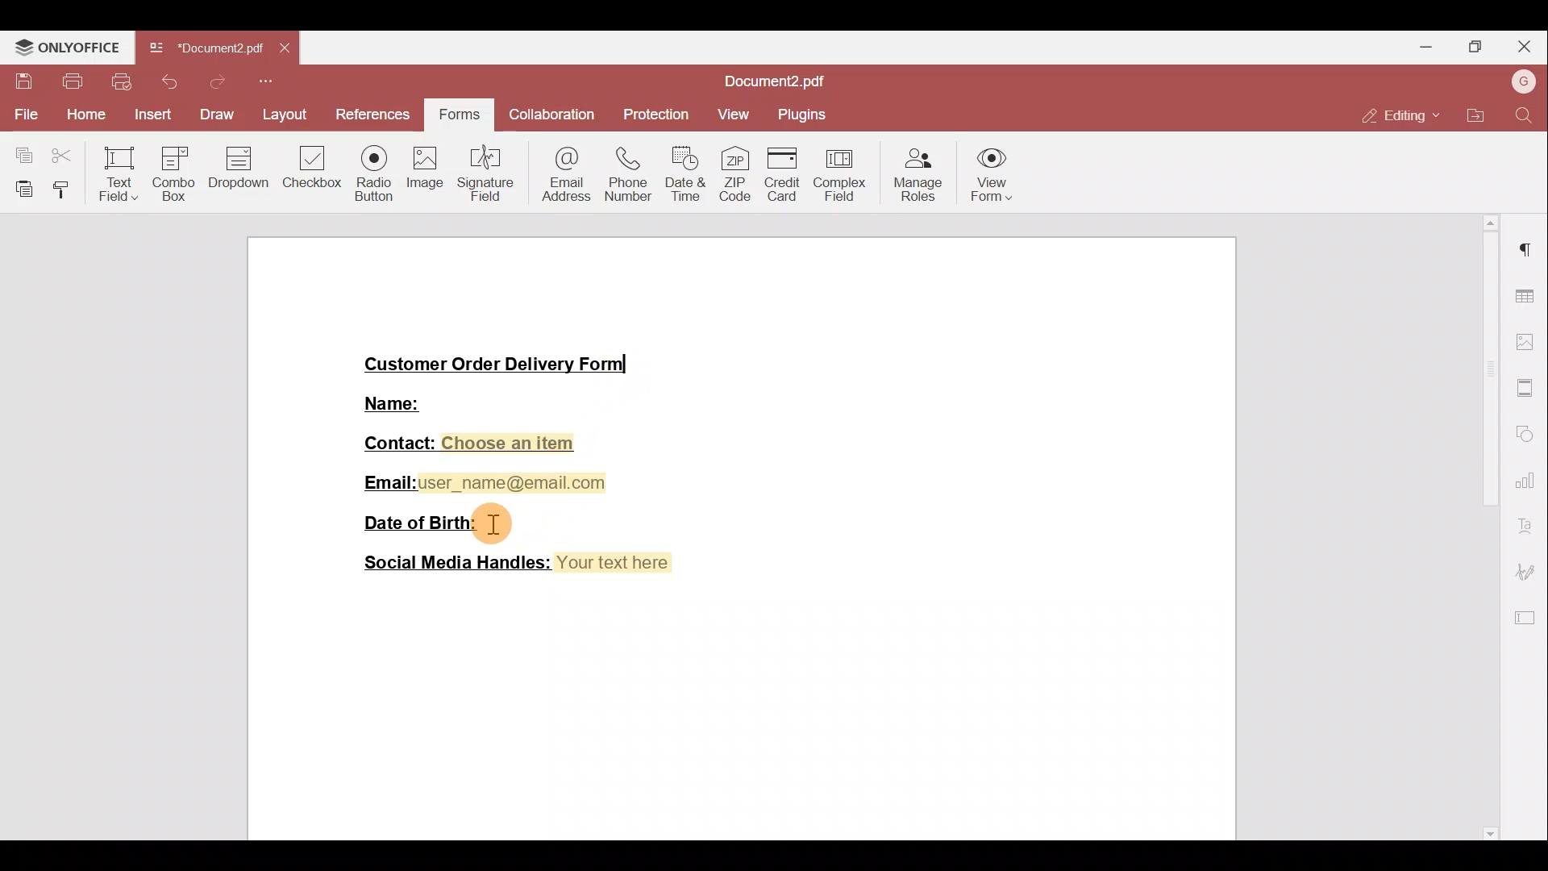 Image resolution: width=1548 pixels, height=871 pixels. What do you see at coordinates (425, 173) in the screenshot?
I see `Image` at bounding box center [425, 173].